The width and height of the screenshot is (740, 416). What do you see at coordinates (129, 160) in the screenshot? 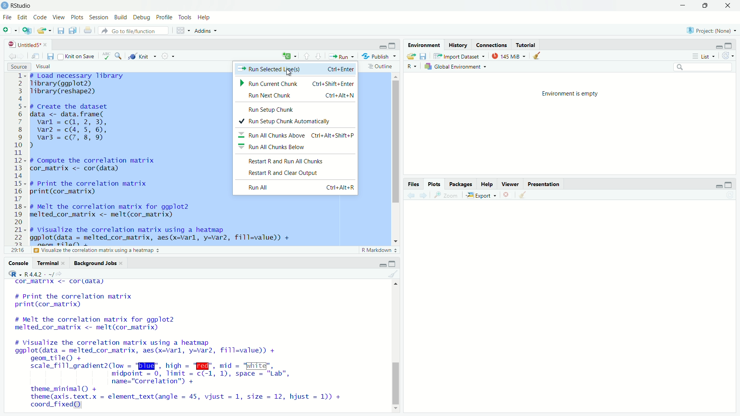
I see `# Load necessary library
Tibrary(ggplot2)
Tibrary(reshape2)
# Create the dataset
data <- data. frame(
varl = c(, 2, 3),
var2 = c(4, 5, 6),
var3 = c(7, 8, 9 I
)
# Compute the correlation matrix
cor_matrix <- cor (data)
# Print the correlation matrix
print(cor_matrix)
# Melt the correlation matrix for ggplot2
melted_cor_matrix <- melt(cor_matrix)
# Visualize the correlation matrix using a heatmap
ggplot(data = melted_cor_matrix, aes(x=varl, y=var2, fill=value)) +
noom +ilal)` at bounding box center [129, 160].